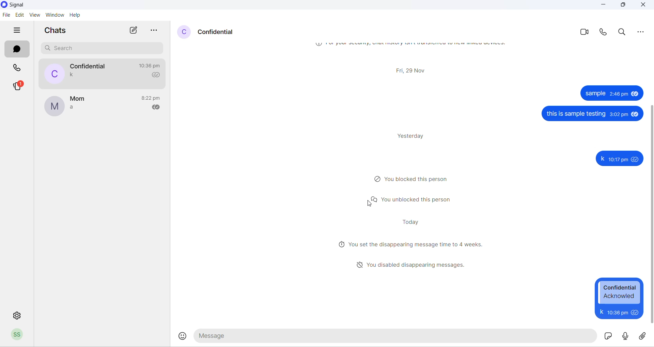 The height and width of the screenshot is (347, 654). I want to click on settings, so click(16, 313).